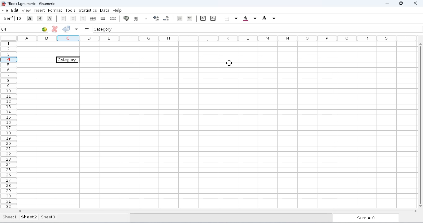 Image resolution: width=423 pixels, height=223 pixels. I want to click on view, so click(26, 10).